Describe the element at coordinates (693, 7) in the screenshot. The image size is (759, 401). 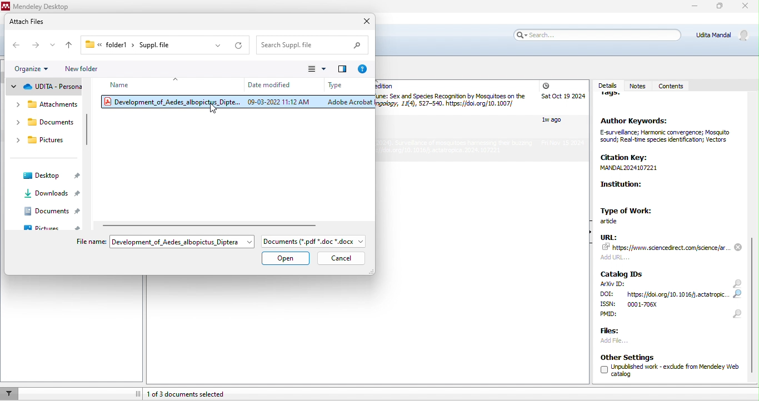
I see `minimize` at that location.